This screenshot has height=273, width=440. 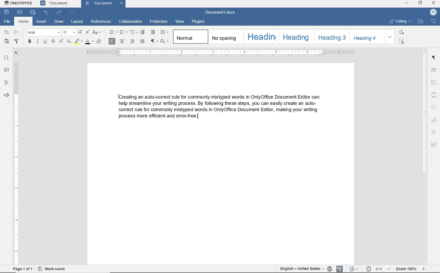 What do you see at coordinates (190, 36) in the screenshot?
I see `normal` at bounding box center [190, 36].